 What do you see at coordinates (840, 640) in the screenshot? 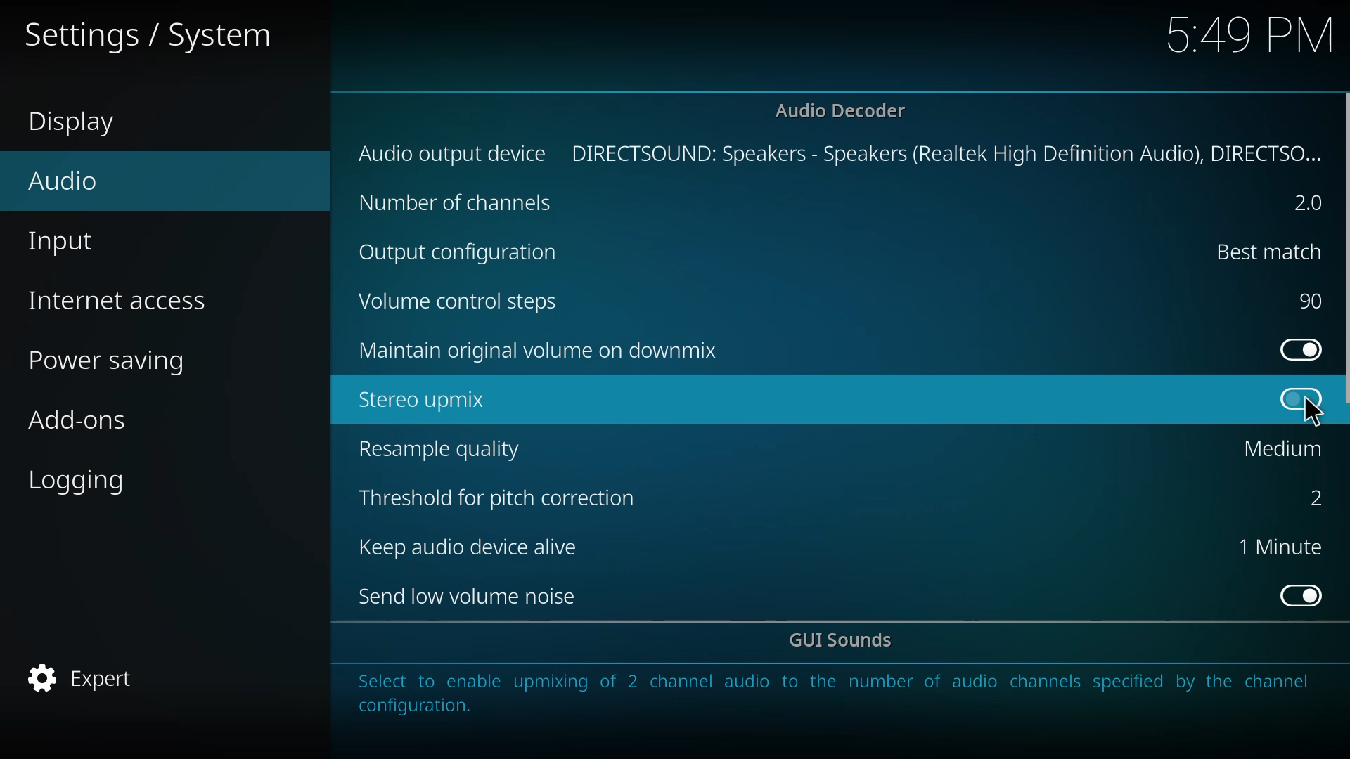
I see `gui sounds` at bounding box center [840, 640].